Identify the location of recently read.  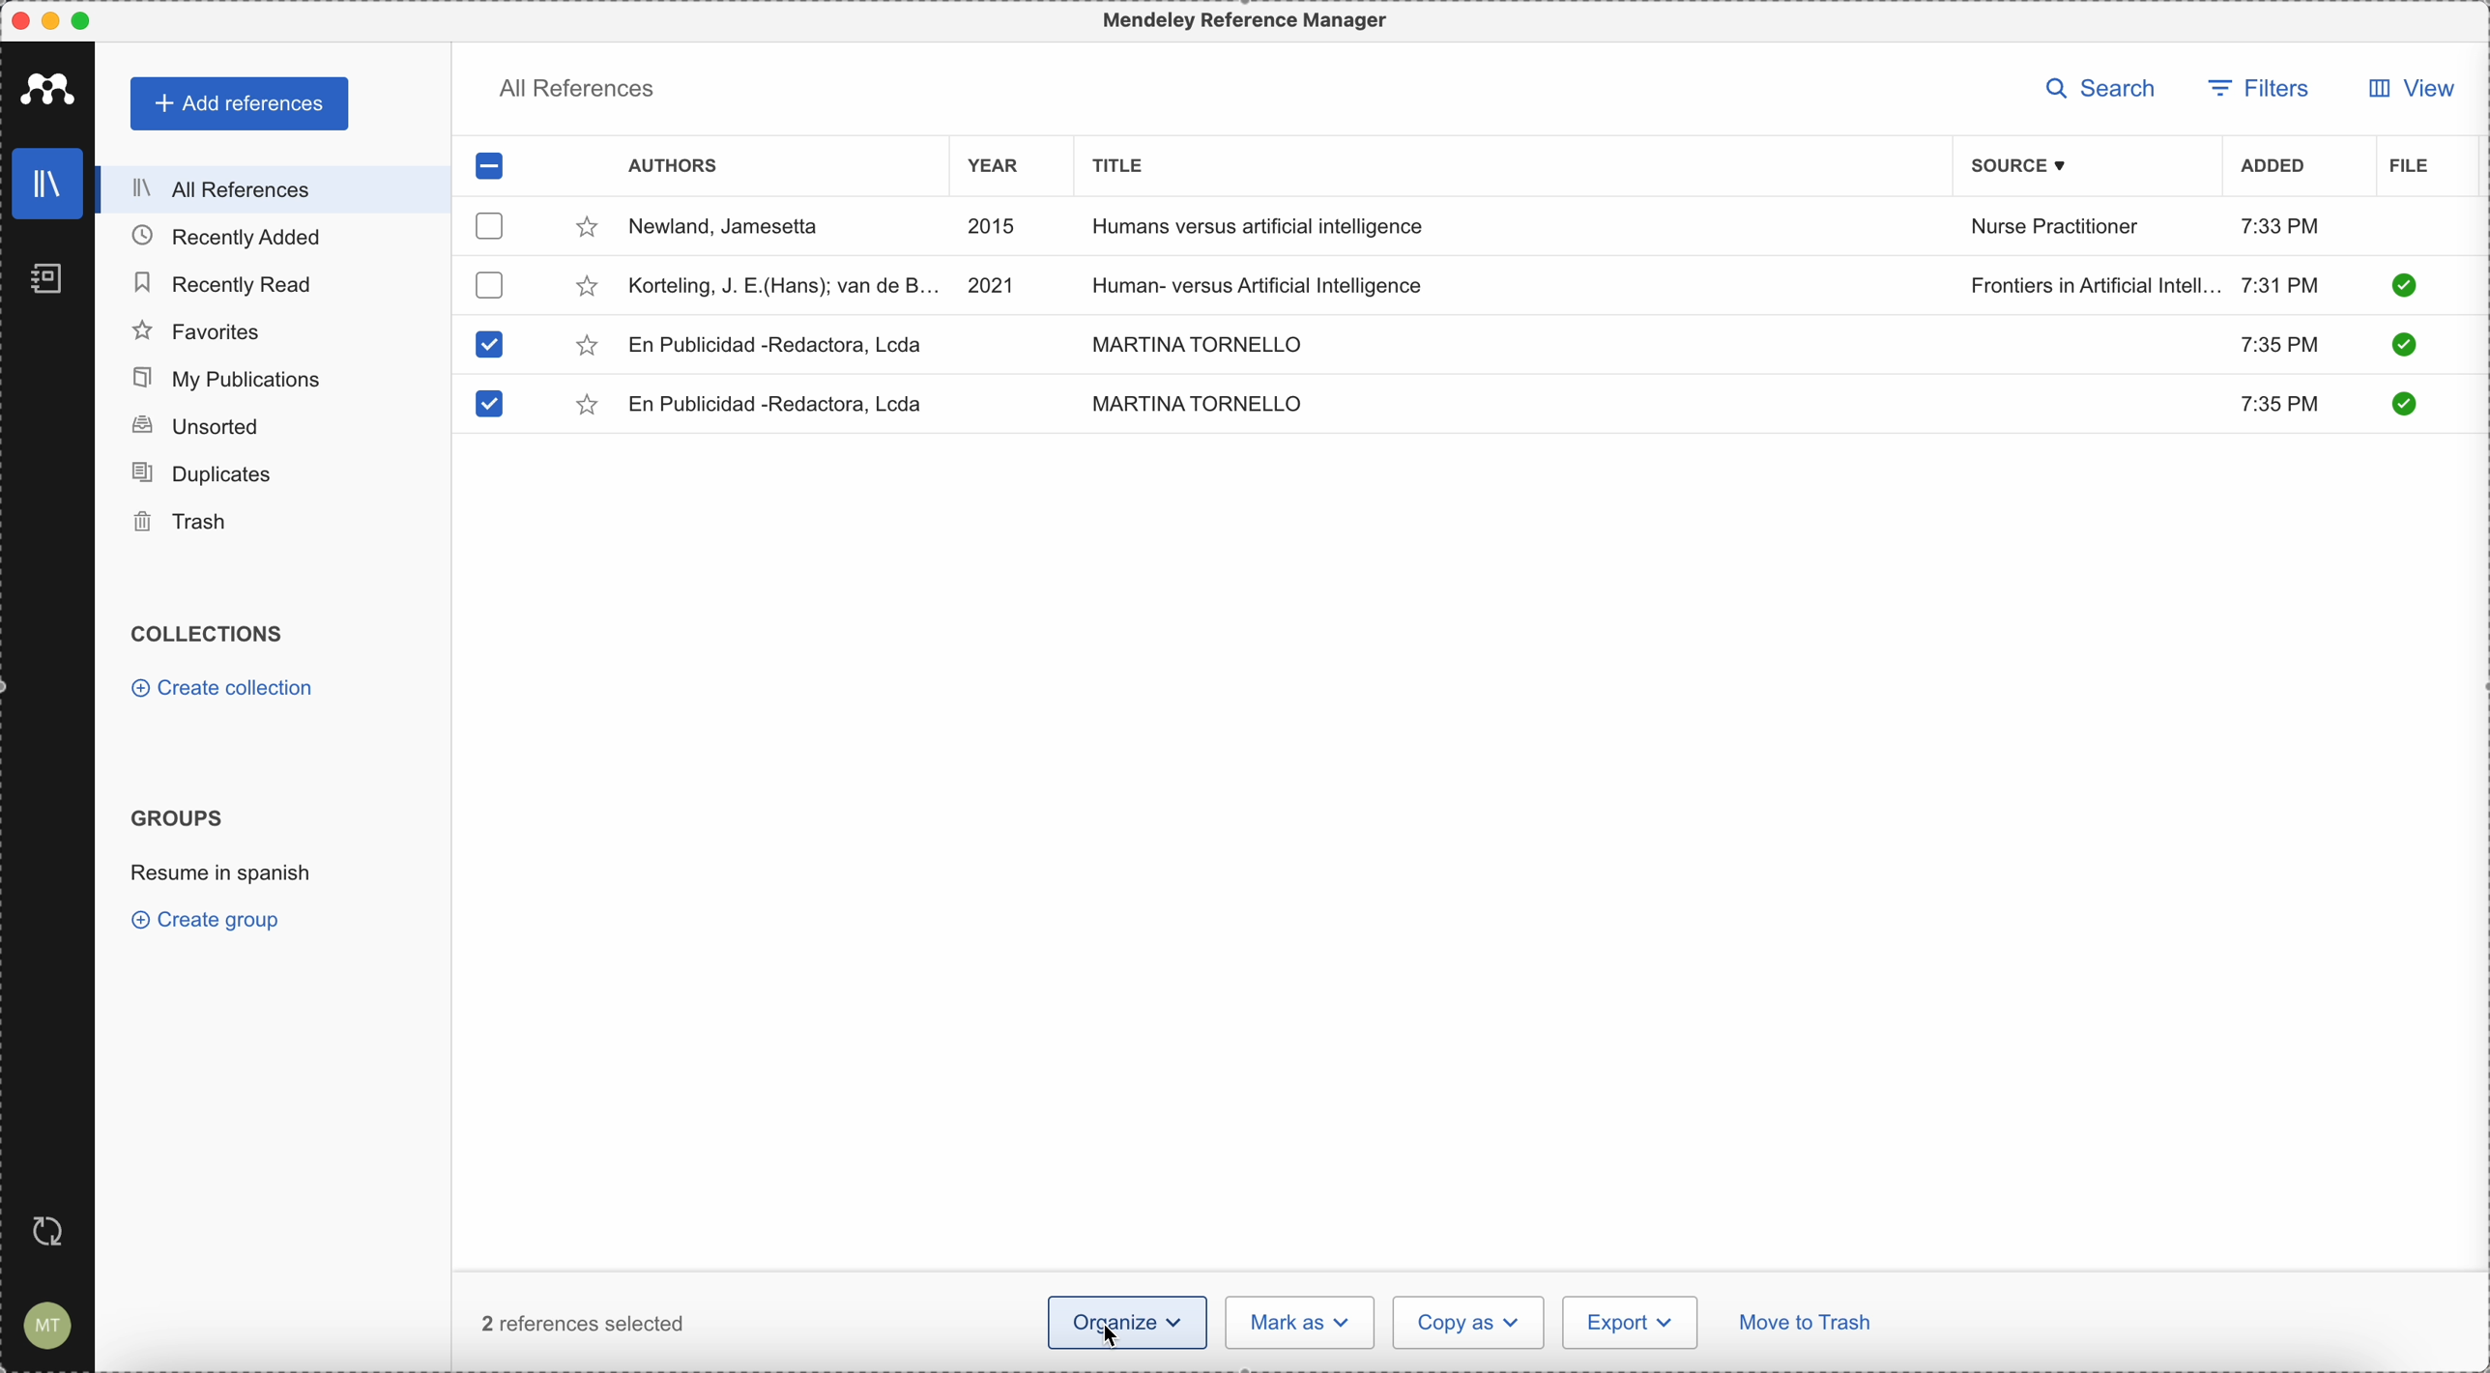
(221, 280).